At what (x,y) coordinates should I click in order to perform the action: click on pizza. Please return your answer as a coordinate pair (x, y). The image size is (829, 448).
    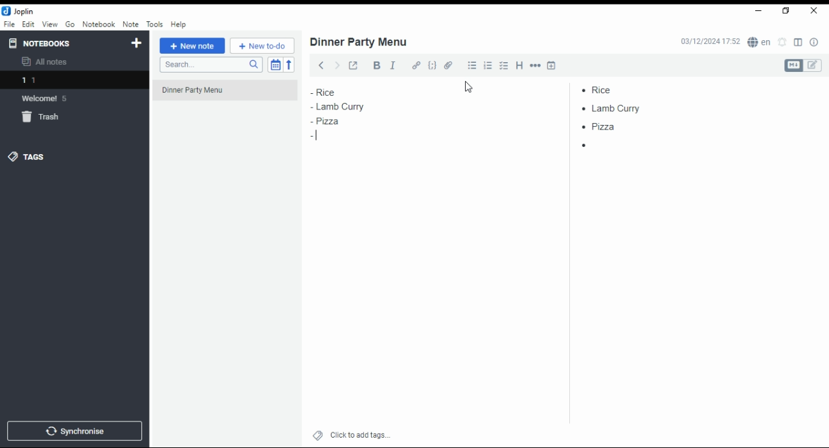
    Looking at the image, I should click on (601, 129).